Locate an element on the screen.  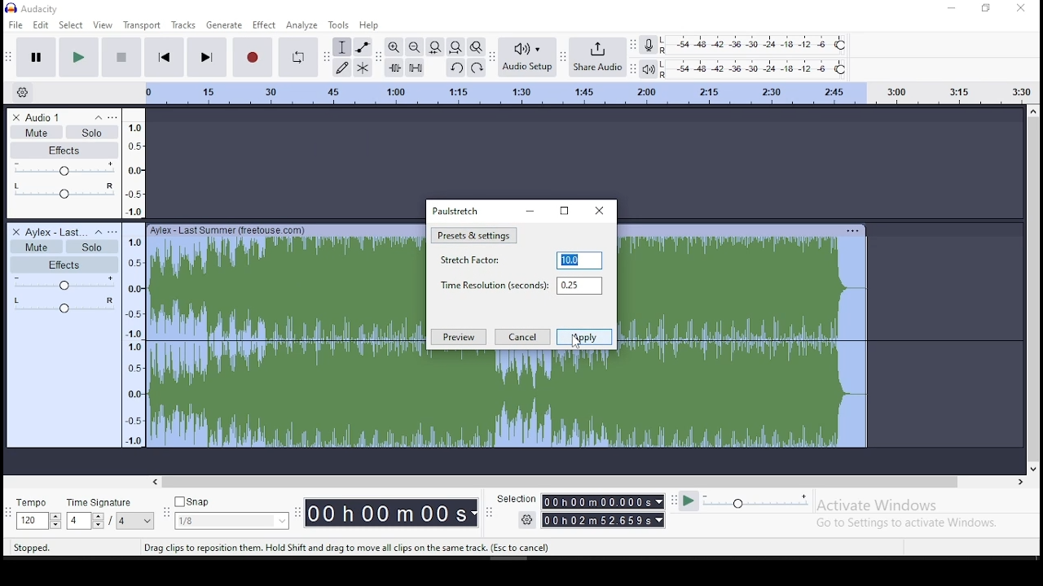
envelope tool is located at coordinates (362, 47).